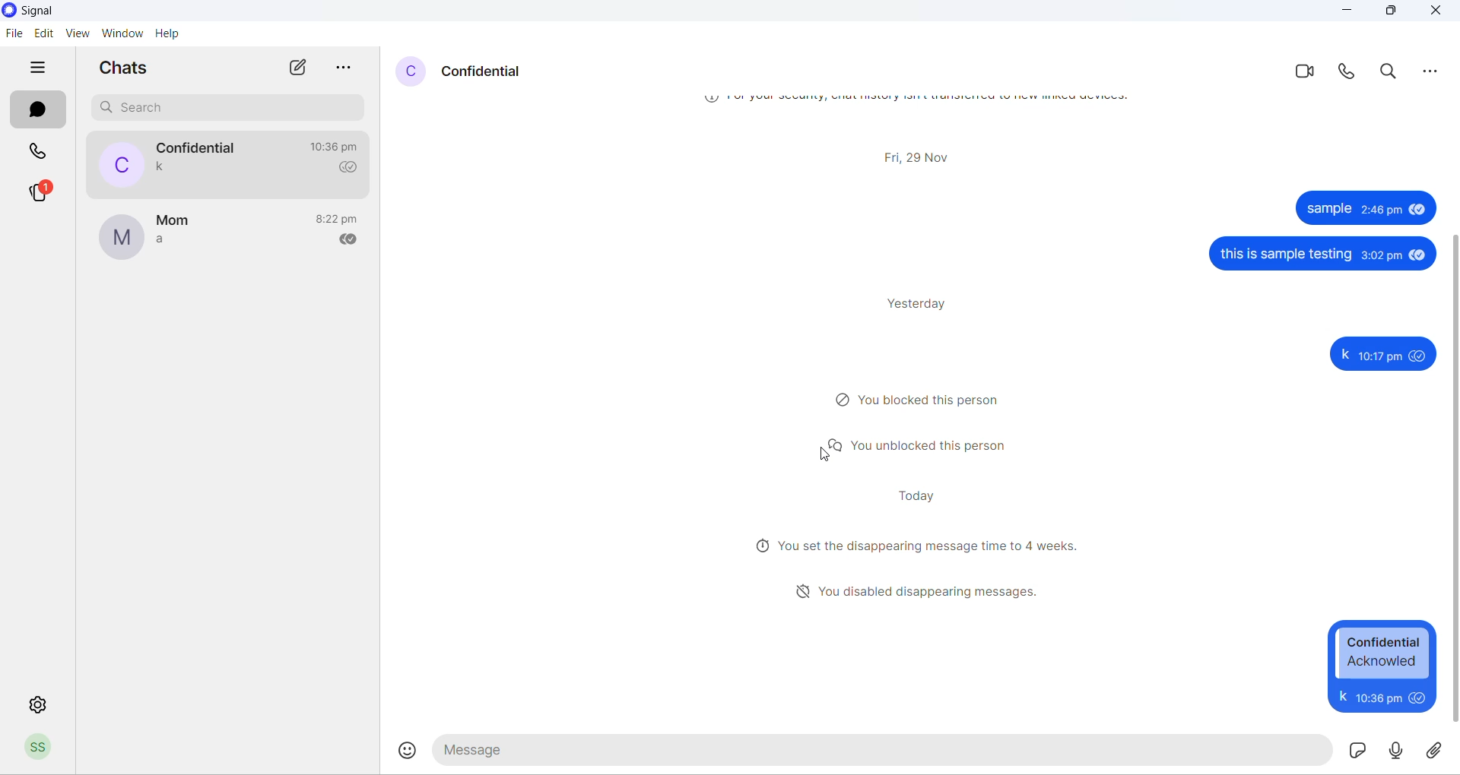 The image size is (1460, 775). Describe the element at coordinates (1284, 256) in the screenshot. I see `this is sample testing` at that location.